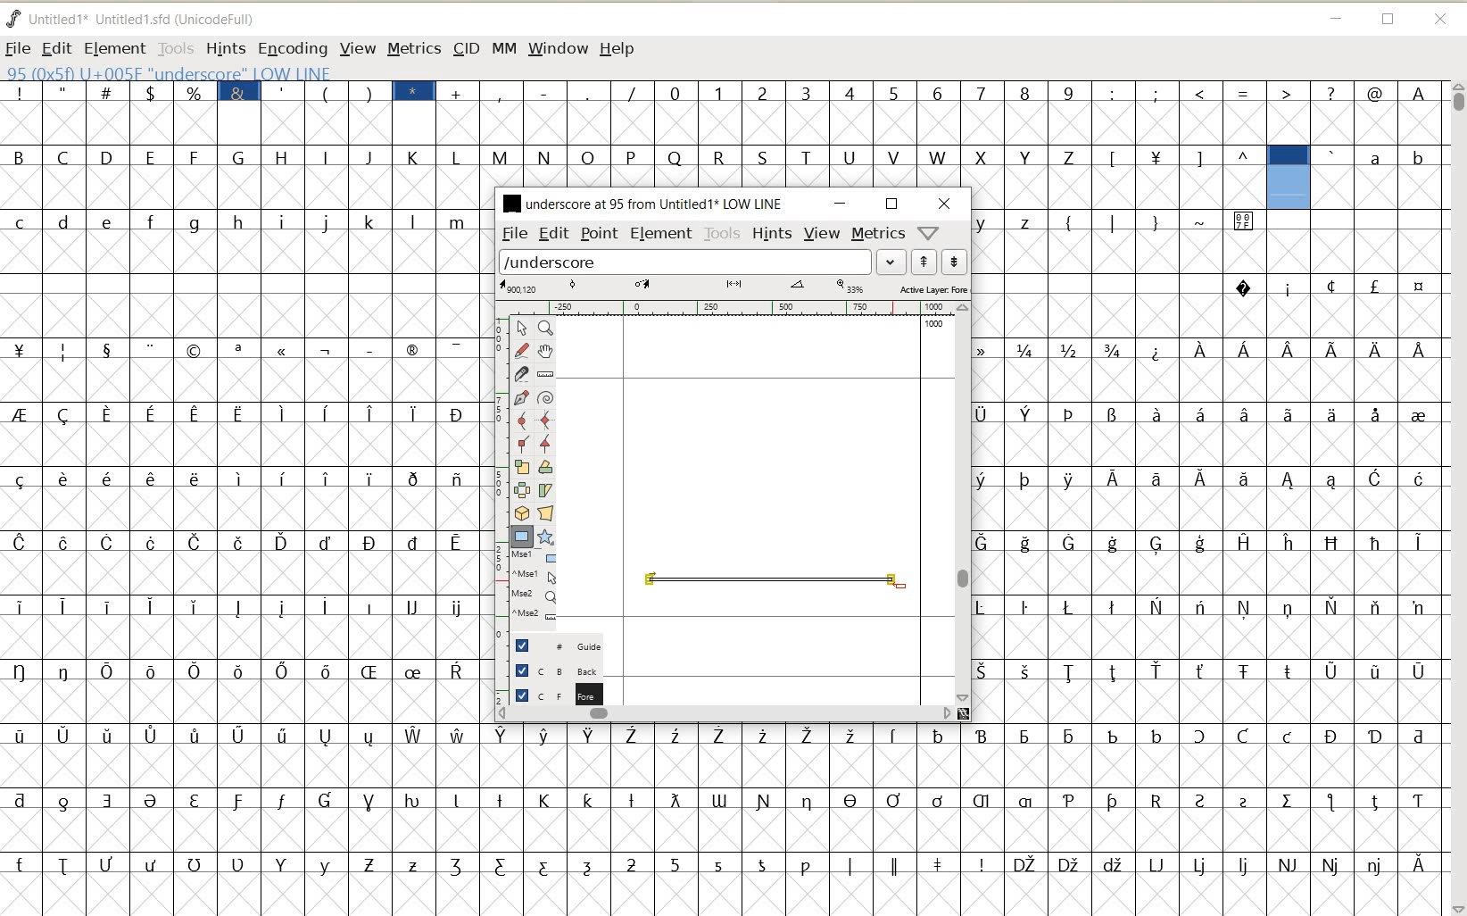 This screenshot has width=1467, height=916. Describe the element at coordinates (1388, 21) in the screenshot. I see `RESTORE` at that location.